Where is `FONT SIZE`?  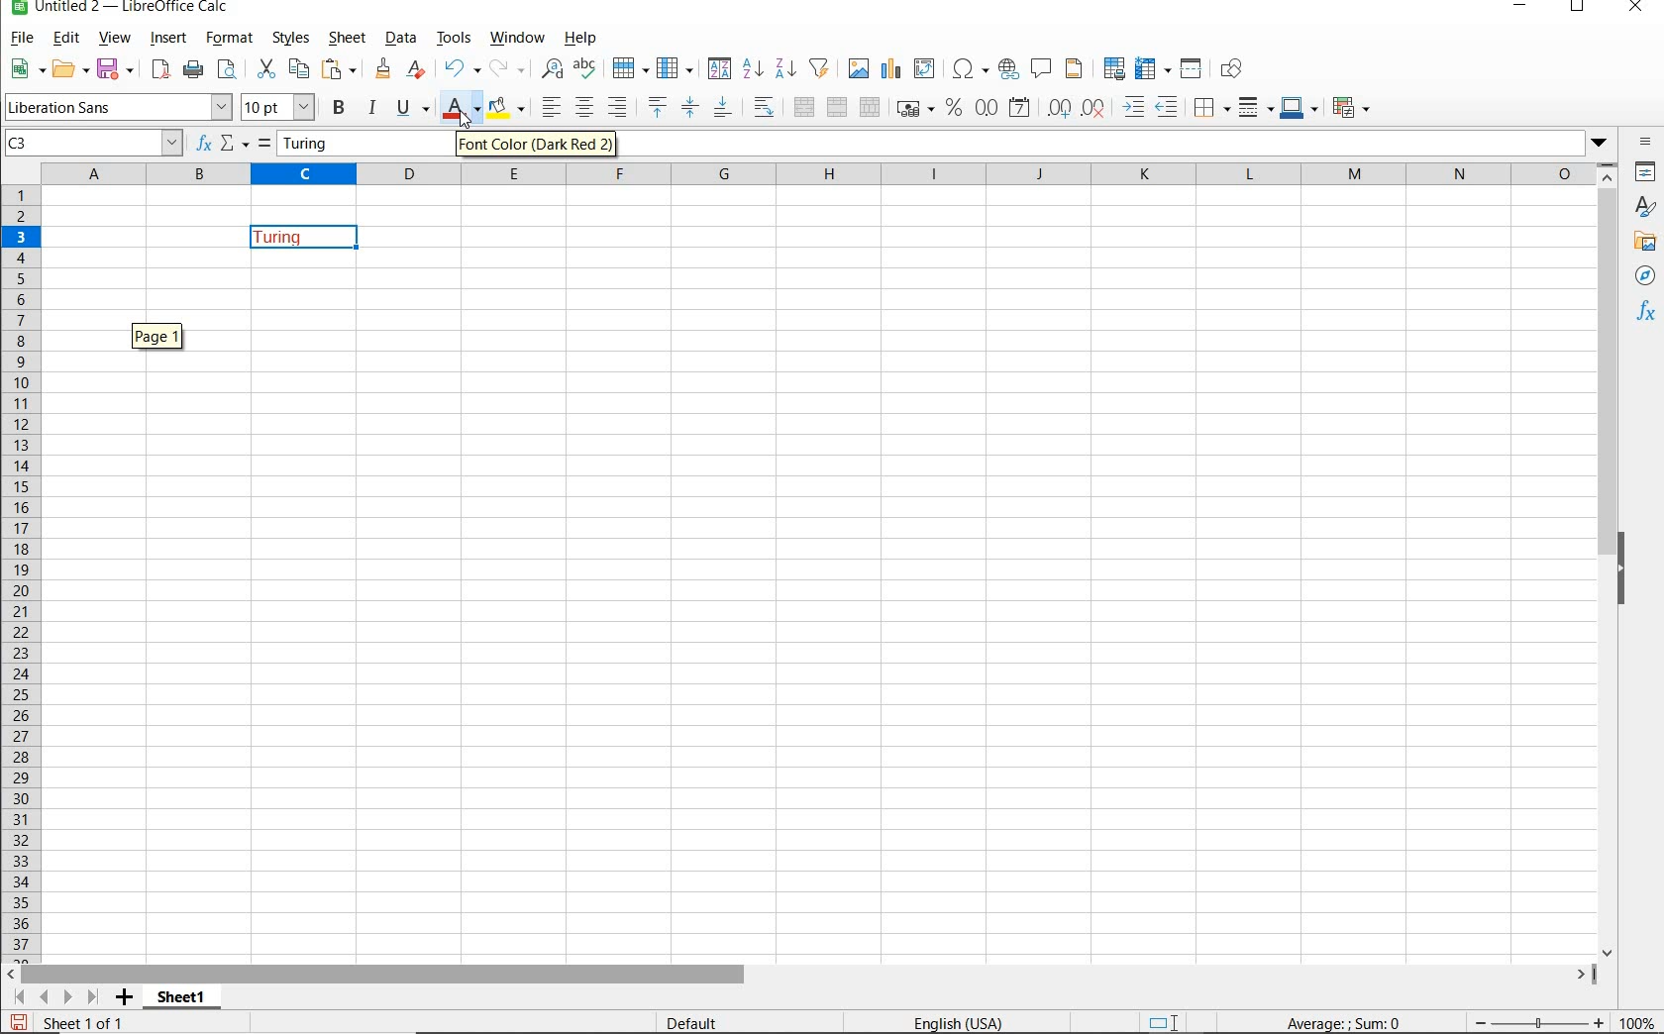 FONT SIZE is located at coordinates (279, 109).